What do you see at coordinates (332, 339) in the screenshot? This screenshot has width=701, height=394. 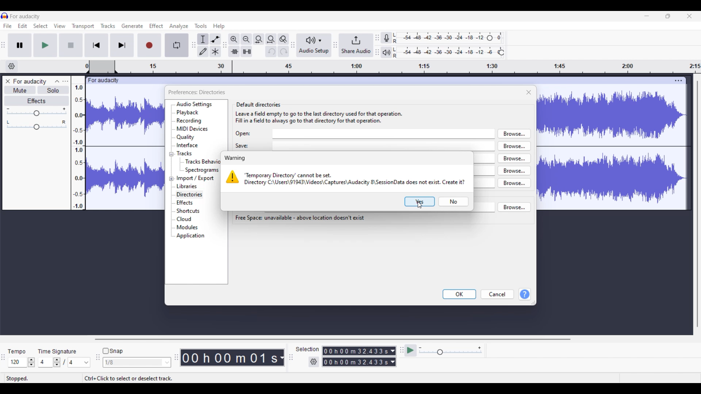 I see `Horizontal scroll bar` at bounding box center [332, 339].